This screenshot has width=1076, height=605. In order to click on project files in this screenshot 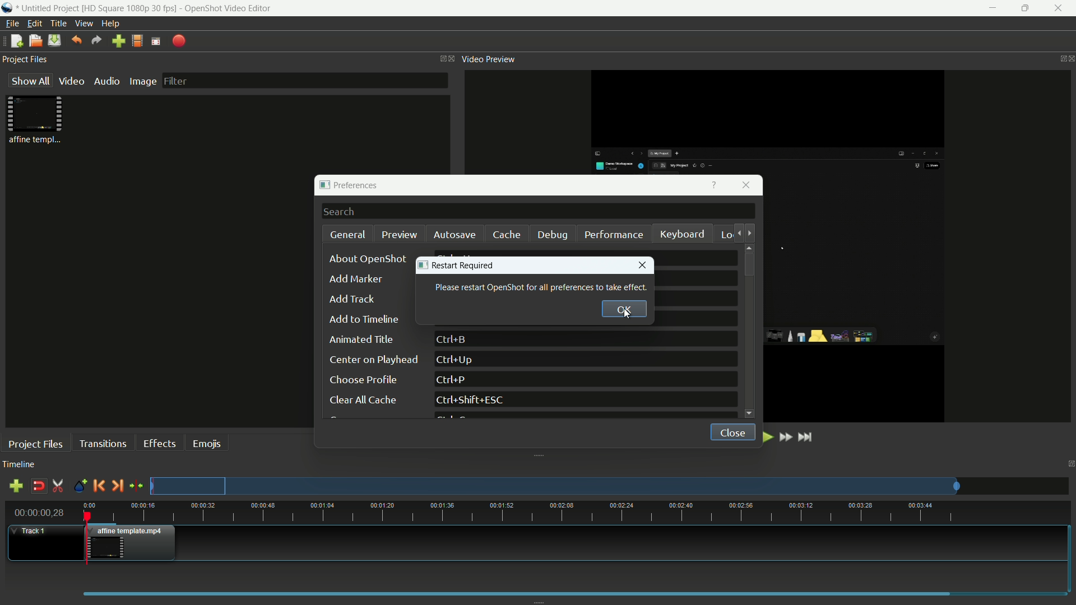, I will do `click(26, 60)`.